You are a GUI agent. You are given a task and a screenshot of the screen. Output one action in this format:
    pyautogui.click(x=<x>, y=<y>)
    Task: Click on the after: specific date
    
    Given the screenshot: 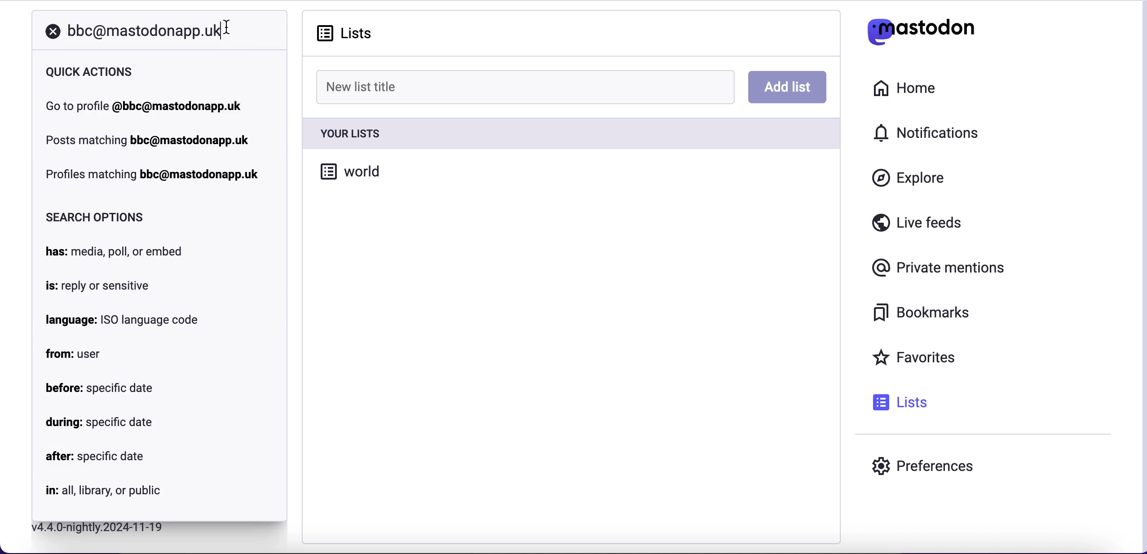 What is the action you would take?
    pyautogui.click(x=95, y=459)
    